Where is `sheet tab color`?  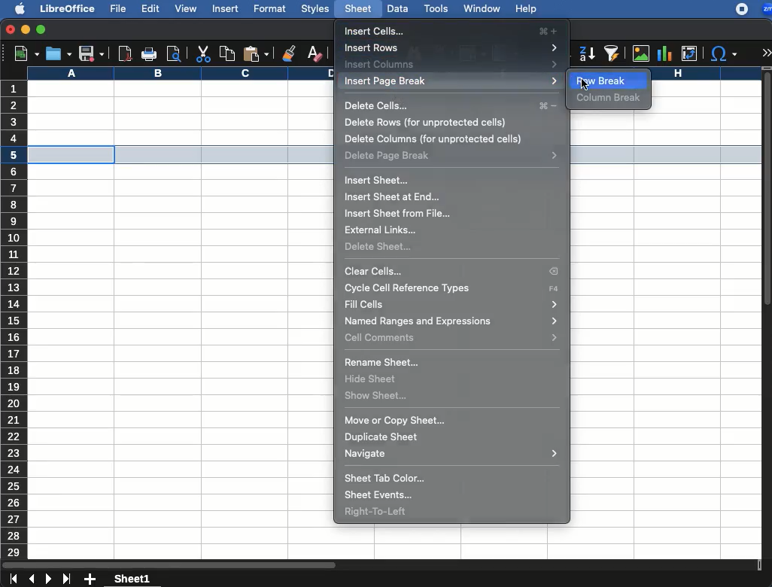 sheet tab color is located at coordinates (388, 478).